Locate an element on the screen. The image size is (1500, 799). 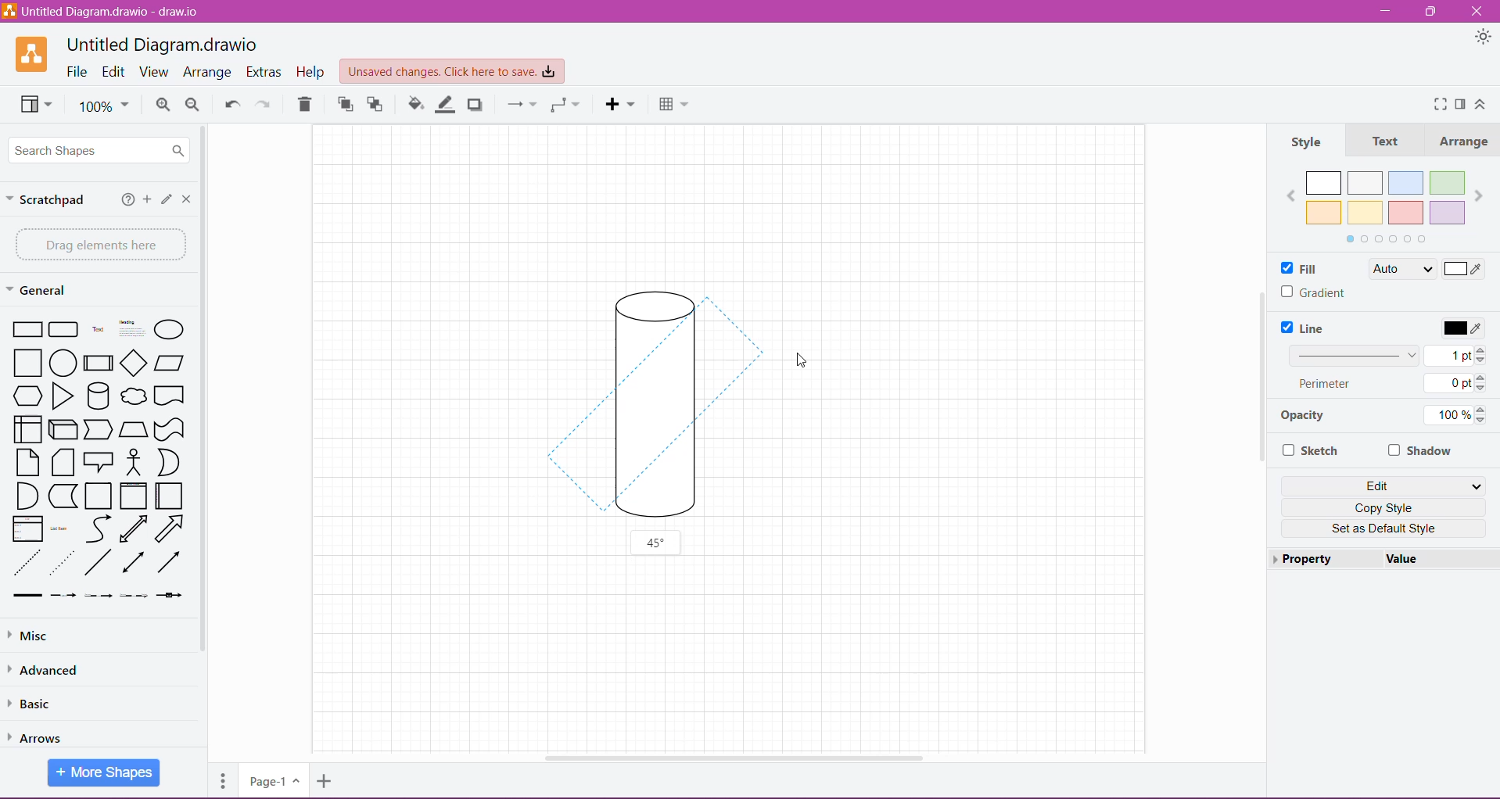
Scratchpad is located at coordinates (50, 201).